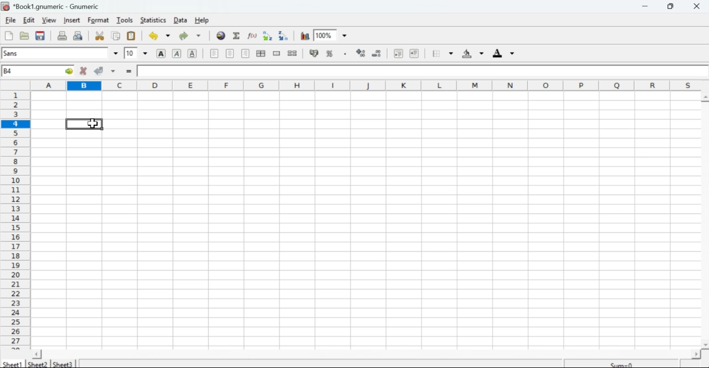 The height and width of the screenshot is (368, 709). I want to click on Format, so click(96, 21).